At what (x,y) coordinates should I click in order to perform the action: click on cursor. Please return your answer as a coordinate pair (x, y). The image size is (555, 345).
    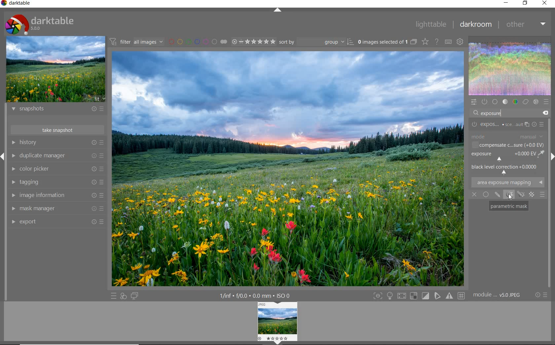
    Looking at the image, I should click on (510, 197).